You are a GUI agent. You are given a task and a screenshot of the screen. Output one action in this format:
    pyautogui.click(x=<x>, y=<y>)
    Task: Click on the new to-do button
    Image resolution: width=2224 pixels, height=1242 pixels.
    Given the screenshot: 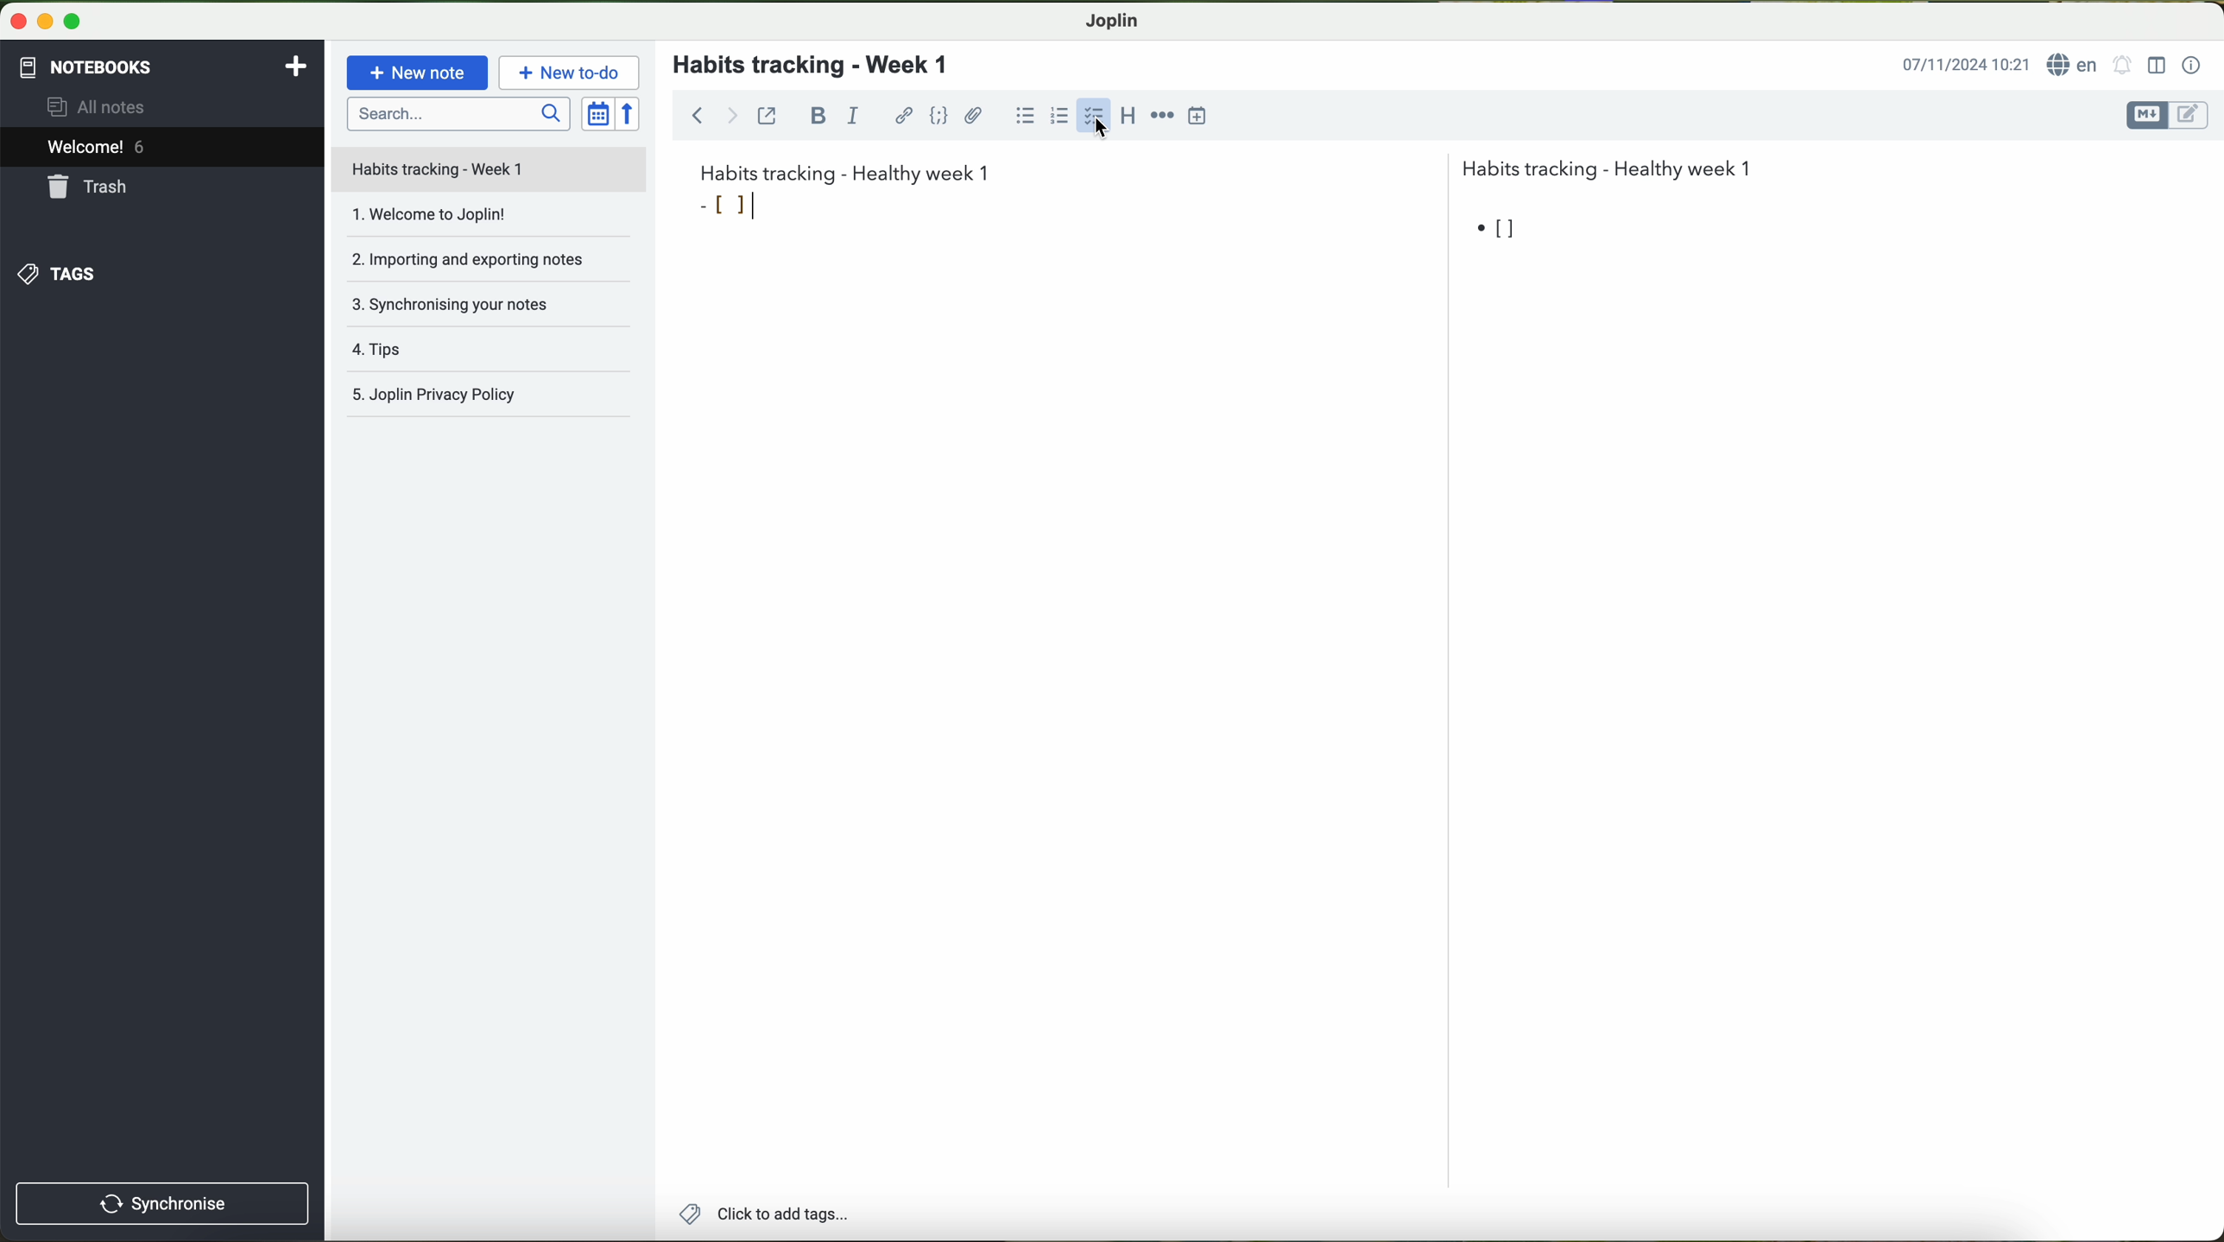 What is the action you would take?
    pyautogui.click(x=569, y=72)
    